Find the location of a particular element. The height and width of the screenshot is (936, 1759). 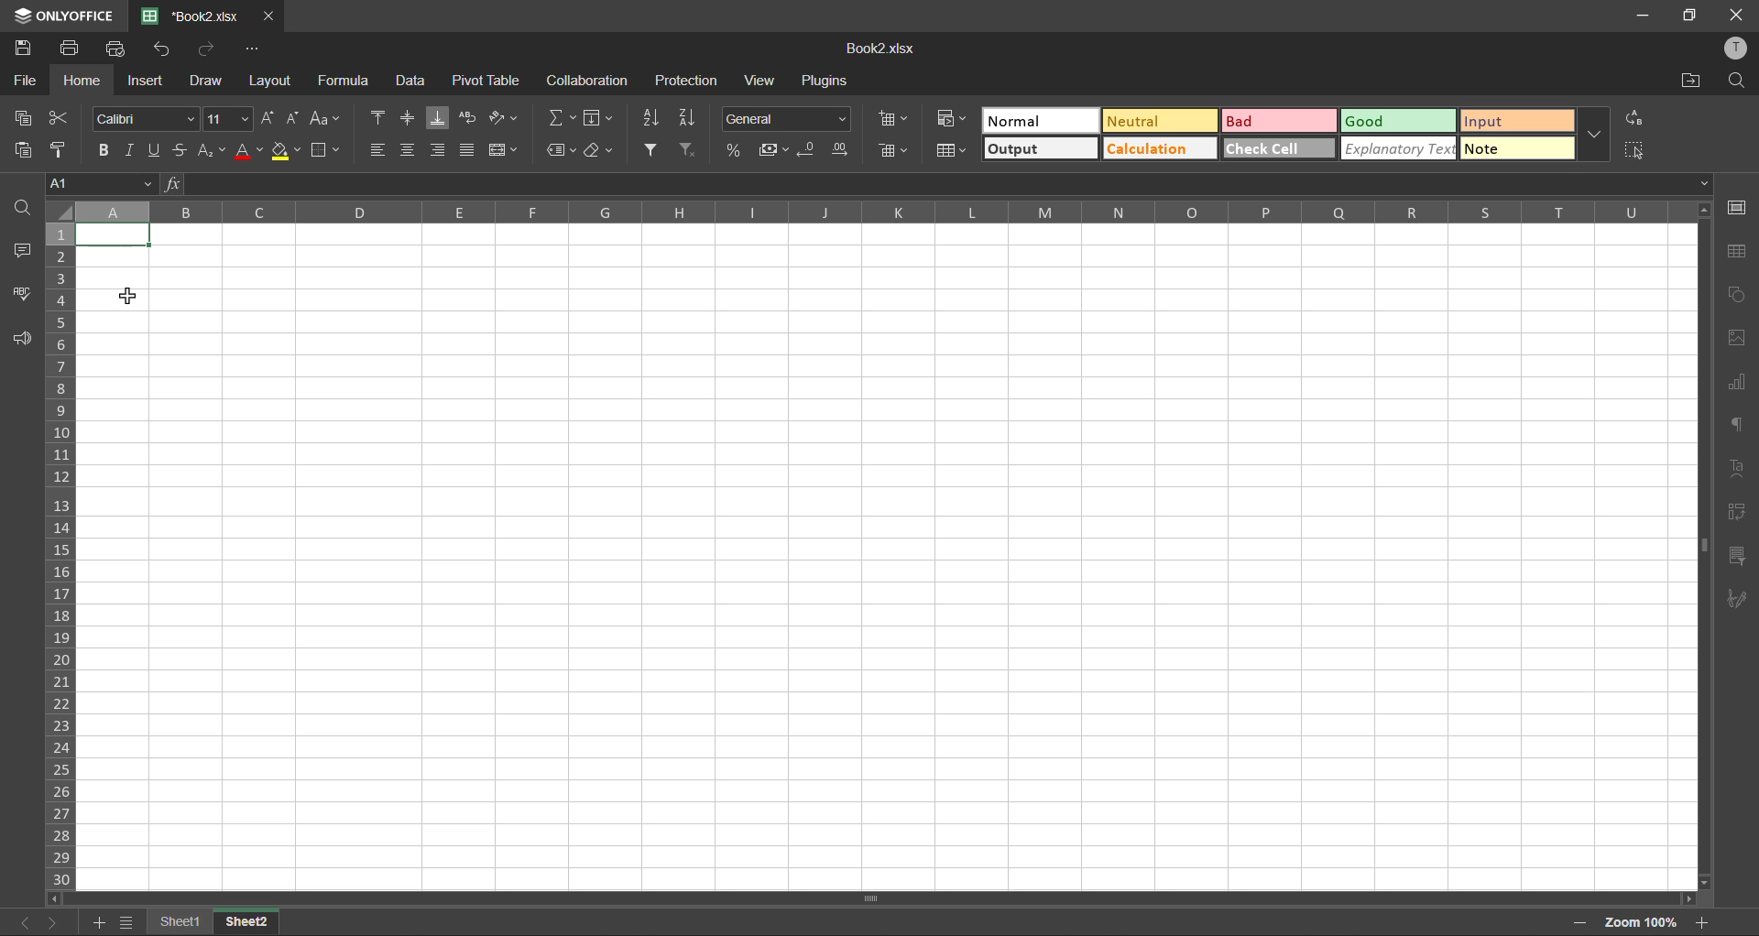

sub/superscript is located at coordinates (209, 147).